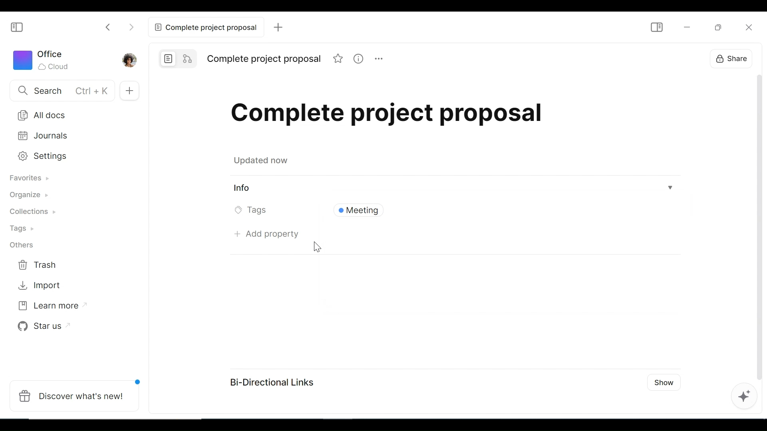 This screenshot has width=767, height=431. What do you see at coordinates (339, 60) in the screenshot?
I see `favorite` at bounding box center [339, 60].